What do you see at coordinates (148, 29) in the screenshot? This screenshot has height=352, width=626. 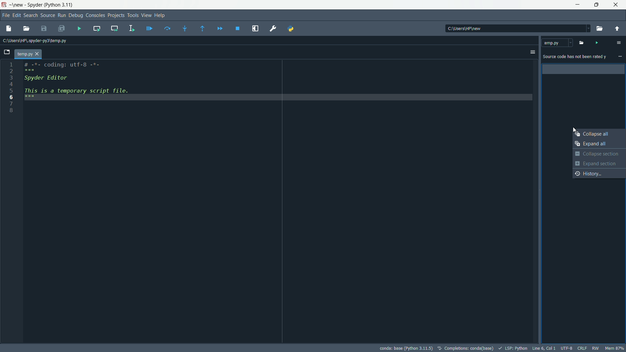 I see `debug file` at bounding box center [148, 29].